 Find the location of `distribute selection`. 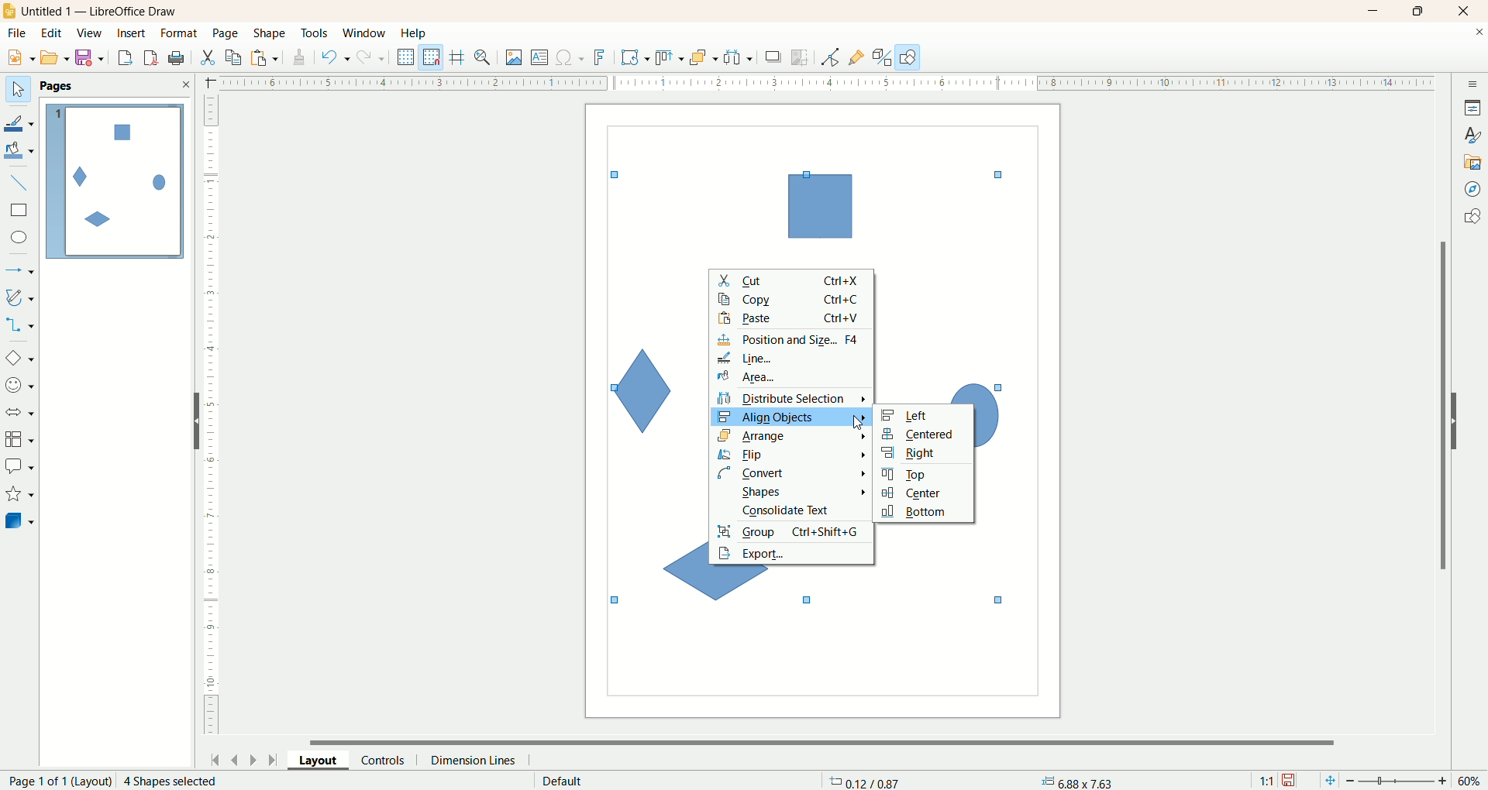

distribute selection is located at coordinates (792, 399).